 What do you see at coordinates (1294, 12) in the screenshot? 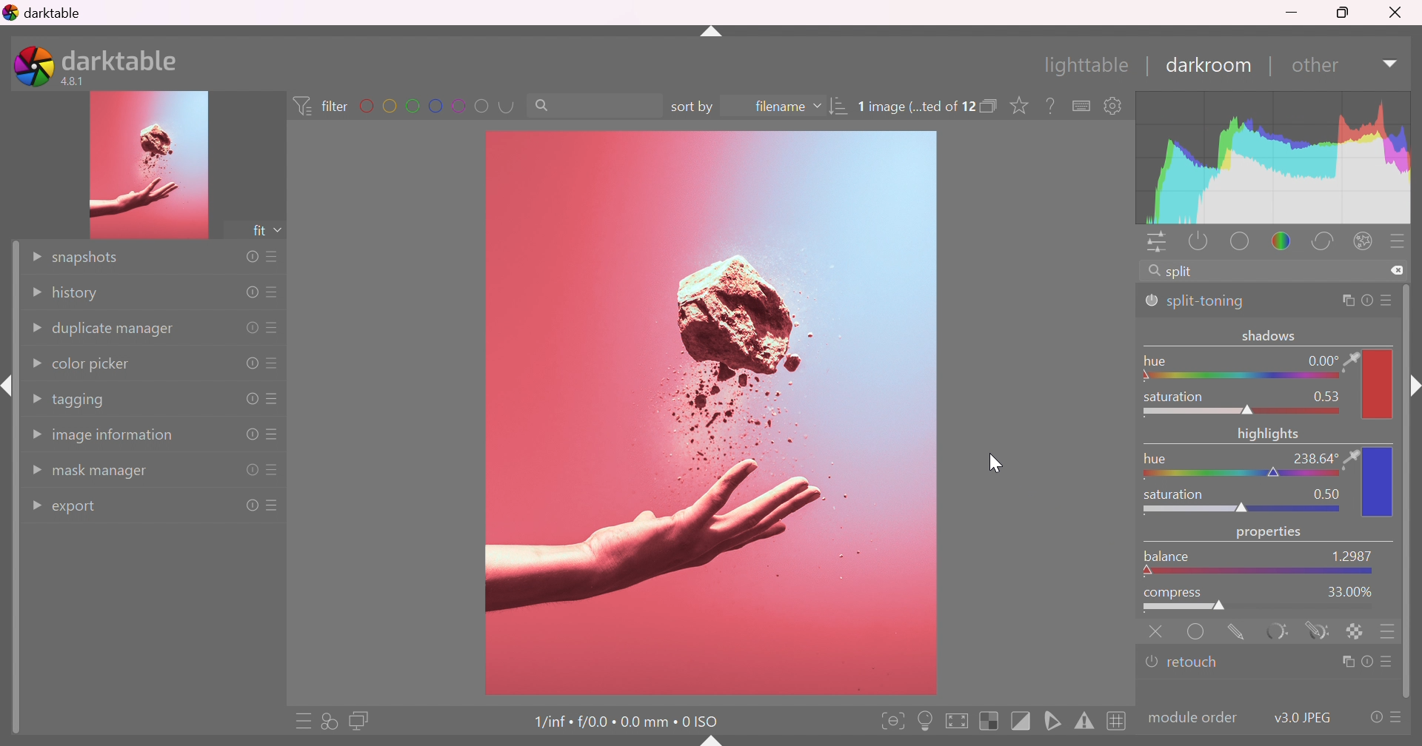
I see `Minimize` at bounding box center [1294, 12].